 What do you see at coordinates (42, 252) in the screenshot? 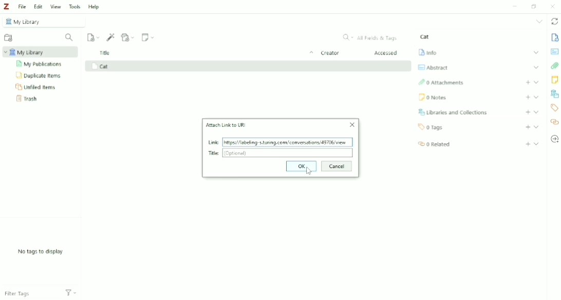
I see `No tags to display` at bounding box center [42, 252].